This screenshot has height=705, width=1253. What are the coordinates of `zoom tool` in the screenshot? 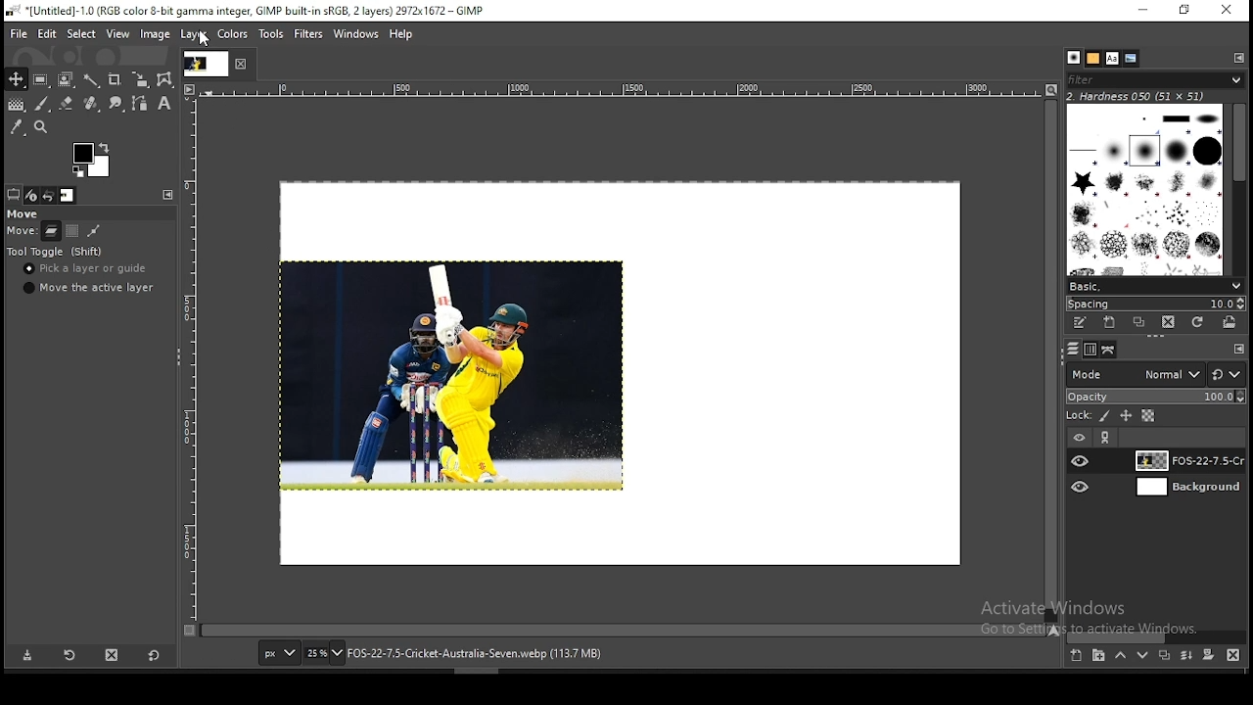 It's located at (43, 126).